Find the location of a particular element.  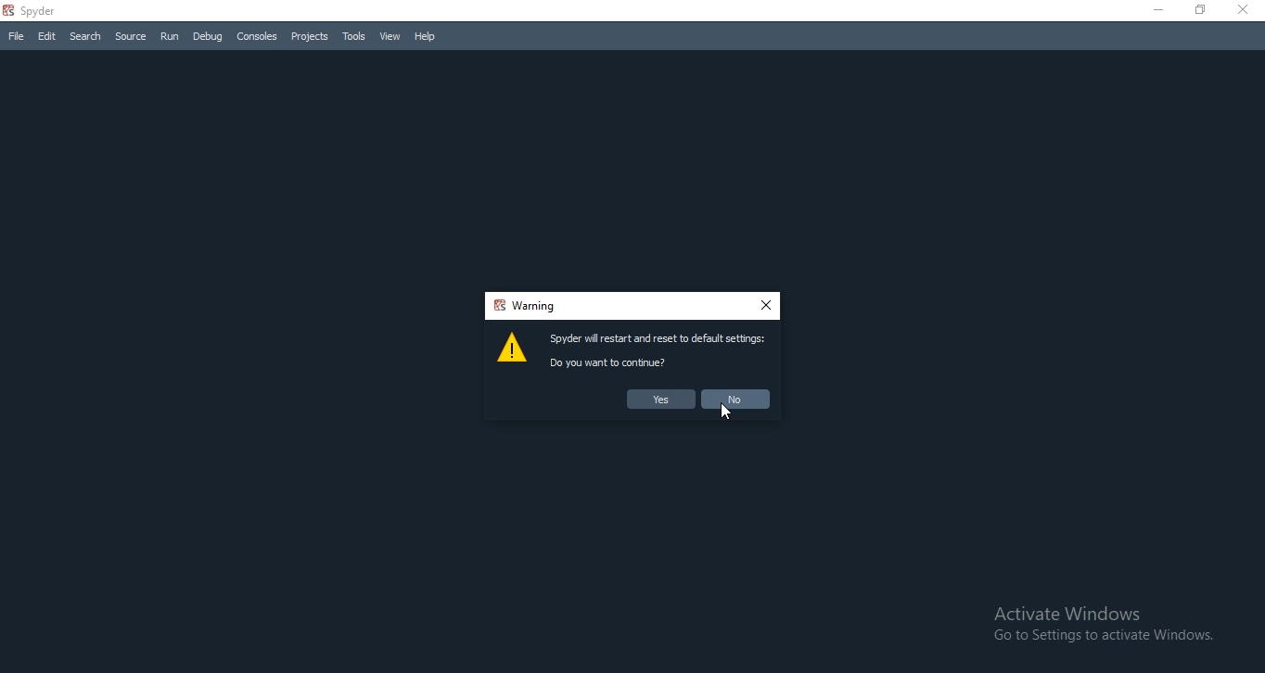

cursor is located at coordinates (729, 417).